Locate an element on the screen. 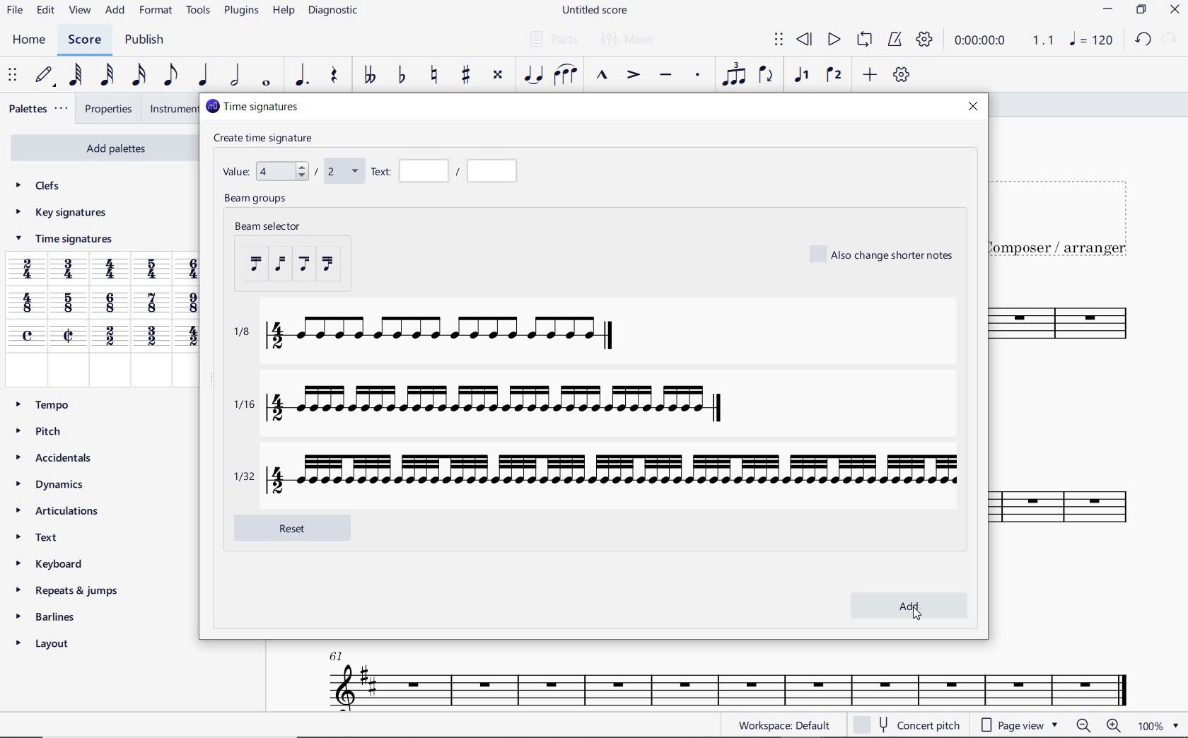 The width and height of the screenshot is (1188, 738). value 4 / 2 is located at coordinates (289, 169).